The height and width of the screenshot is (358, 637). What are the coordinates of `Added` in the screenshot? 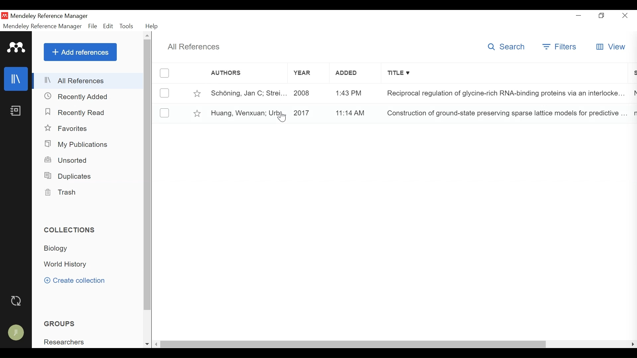 It's located at (353, 112).